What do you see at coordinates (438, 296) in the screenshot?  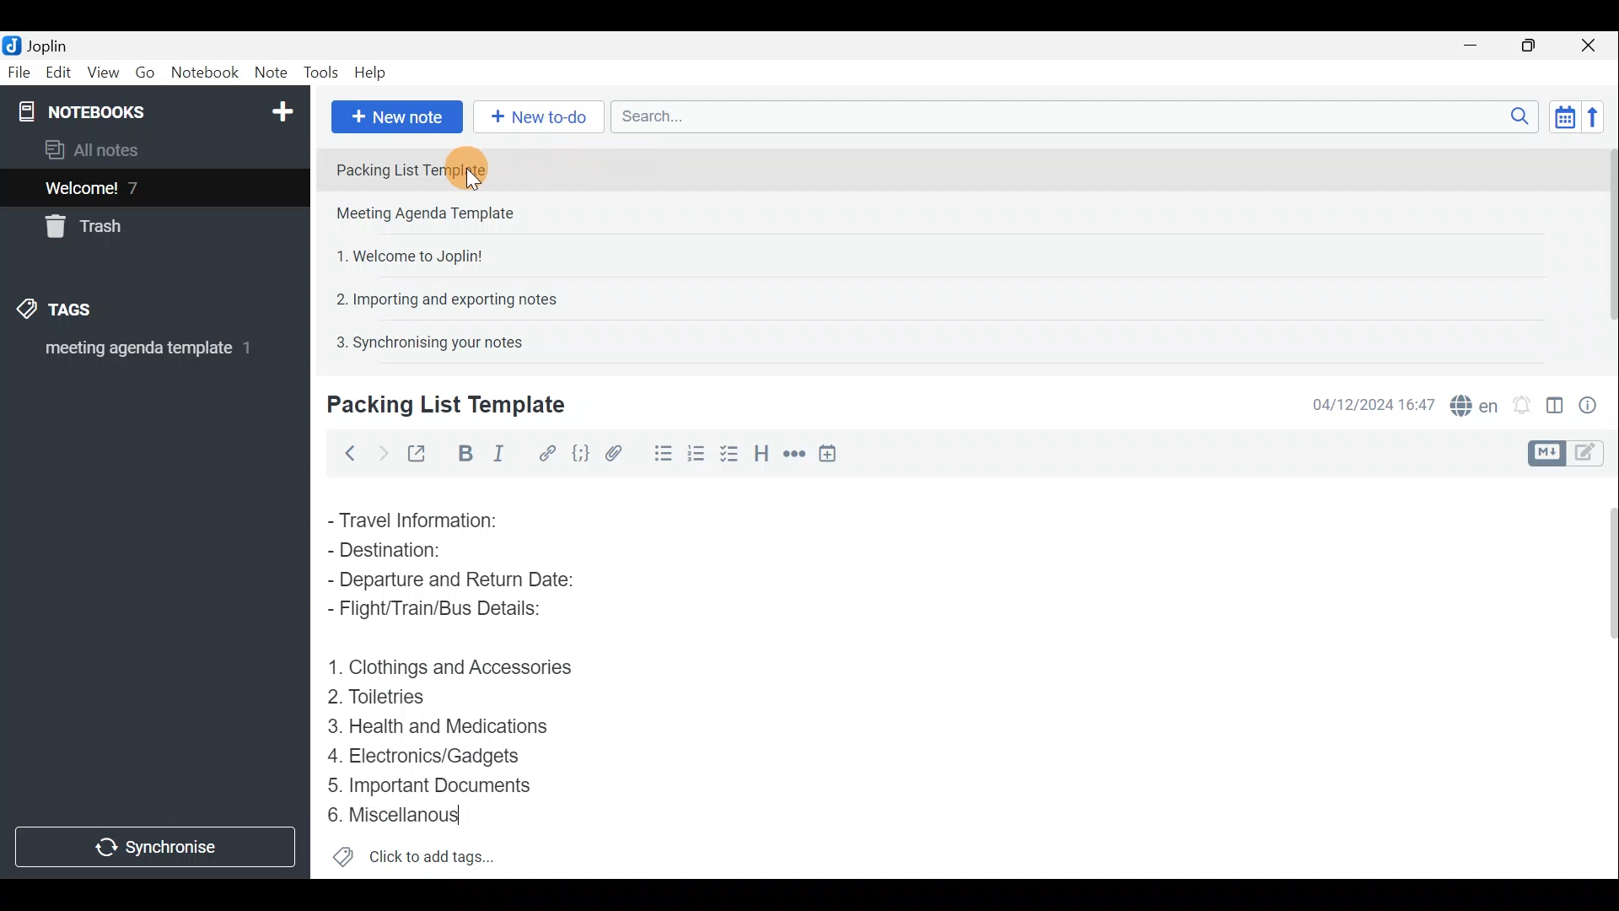 I see `Note 4` at bounding box center [438, 296].